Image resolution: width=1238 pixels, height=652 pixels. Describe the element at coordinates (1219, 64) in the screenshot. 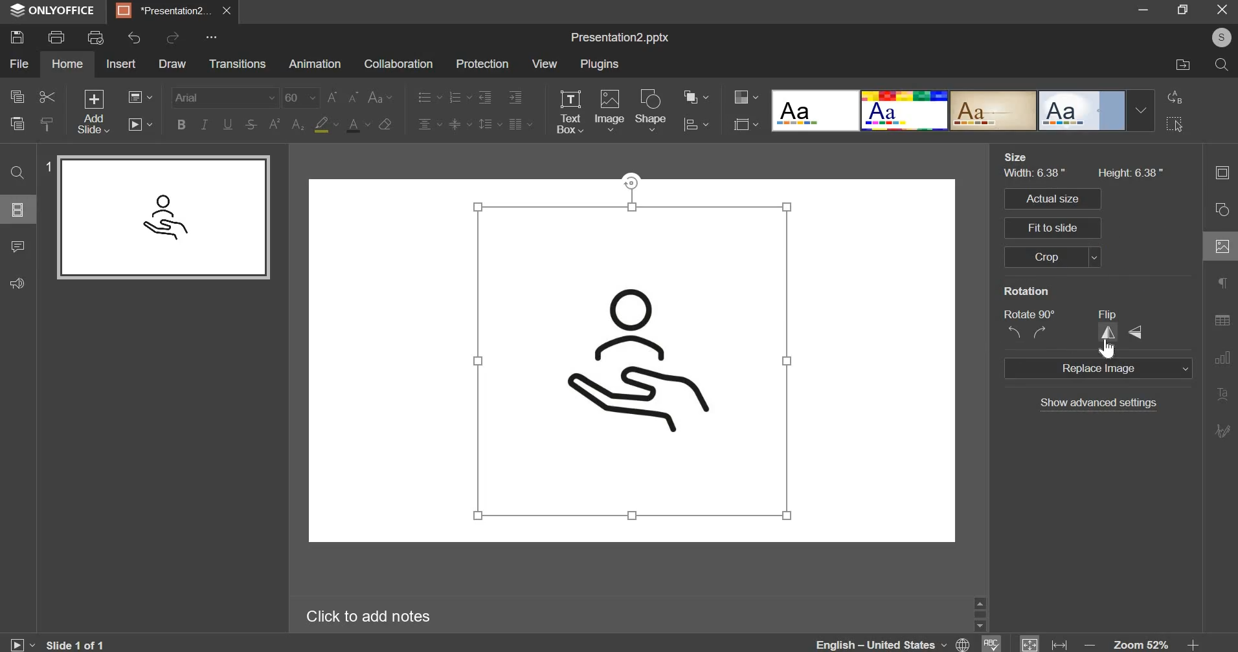

I see `search` at that location.